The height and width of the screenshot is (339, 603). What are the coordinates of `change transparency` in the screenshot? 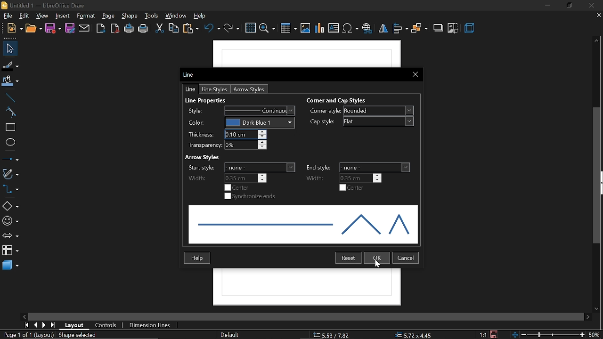 It's located at (245, 145).